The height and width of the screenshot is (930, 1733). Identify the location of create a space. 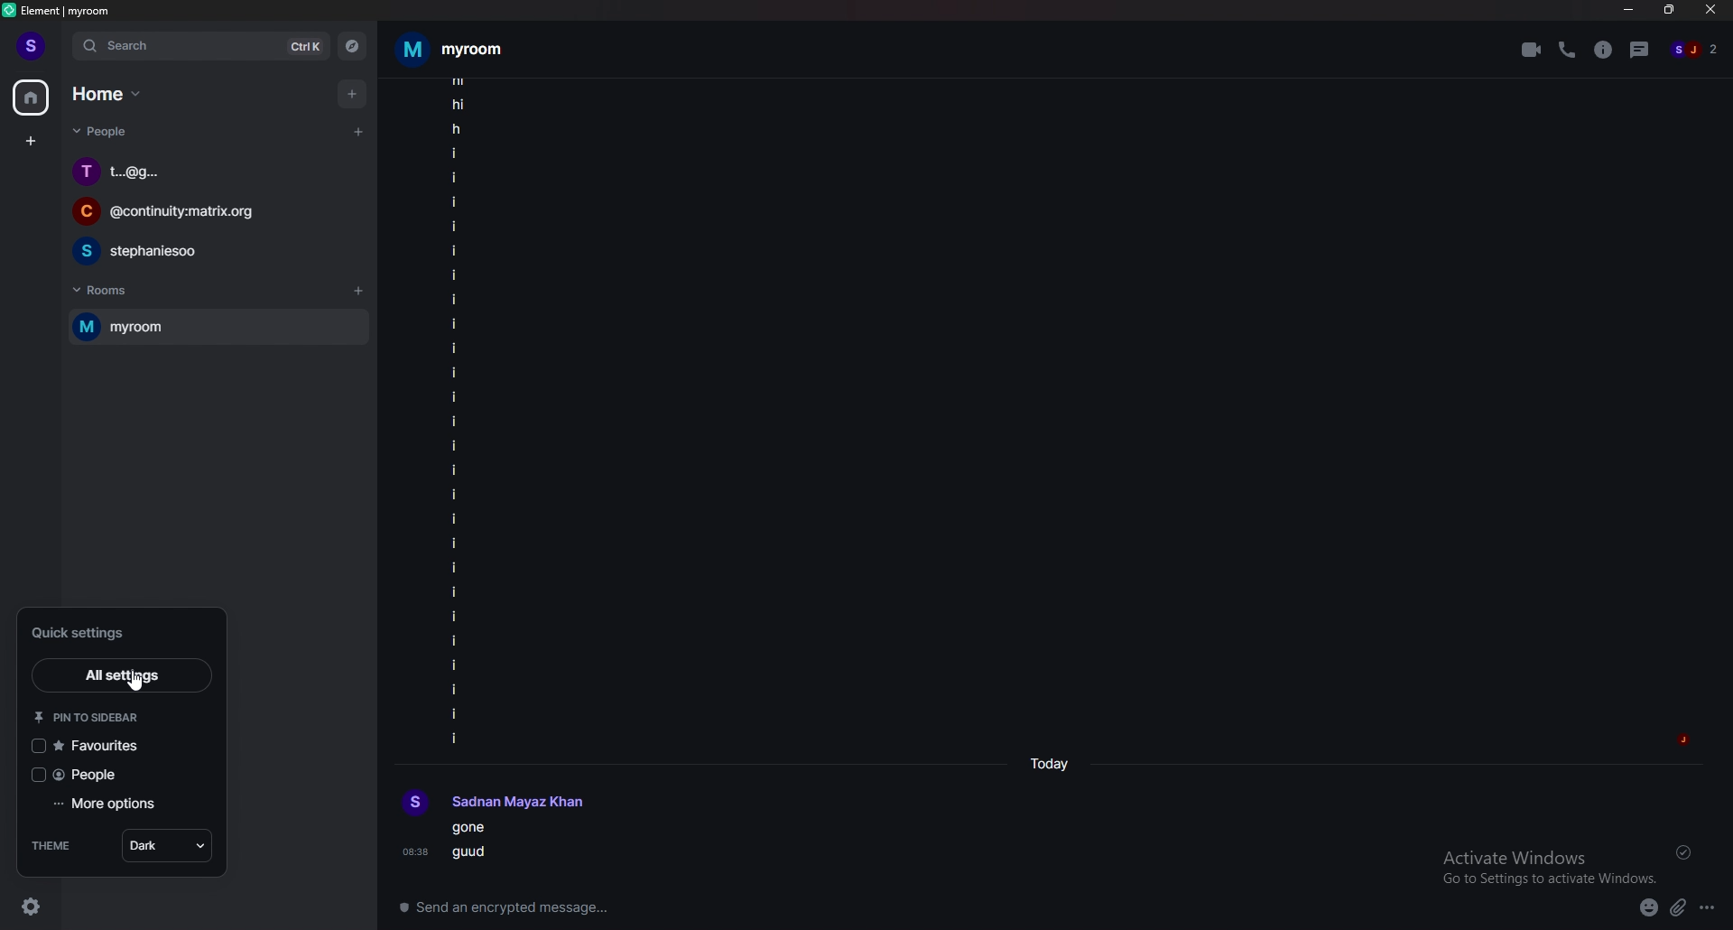
(32, 142).